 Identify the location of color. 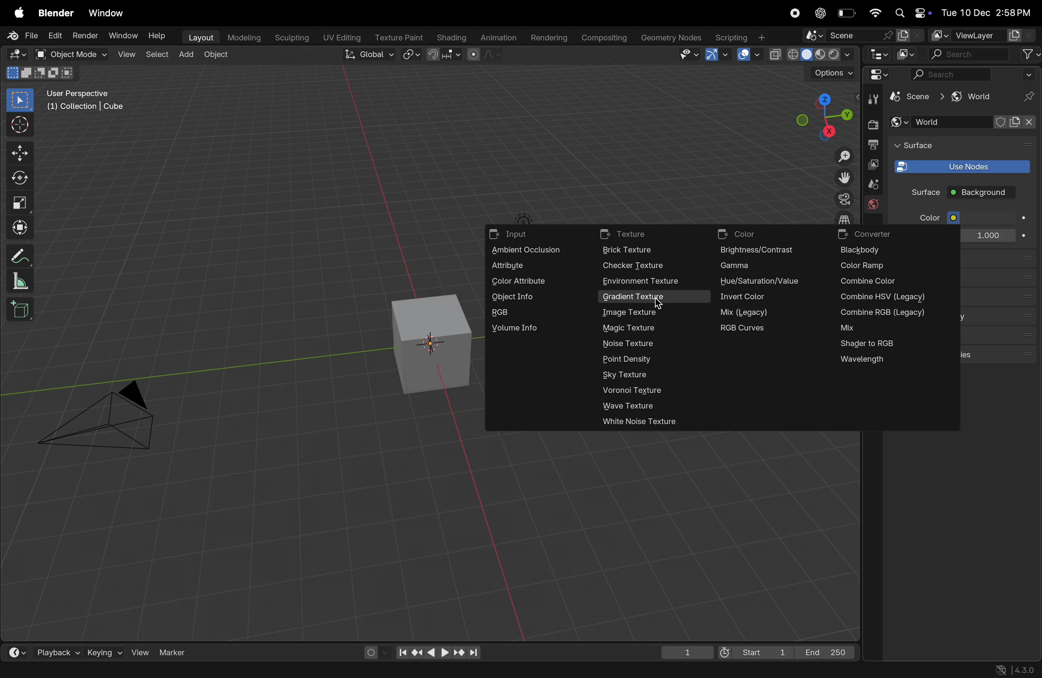
(746, 234).